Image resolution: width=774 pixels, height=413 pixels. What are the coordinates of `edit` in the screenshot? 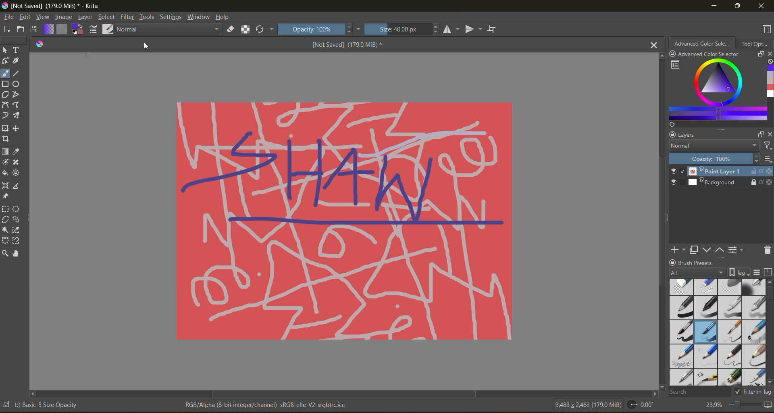 It's located at (25, 17).